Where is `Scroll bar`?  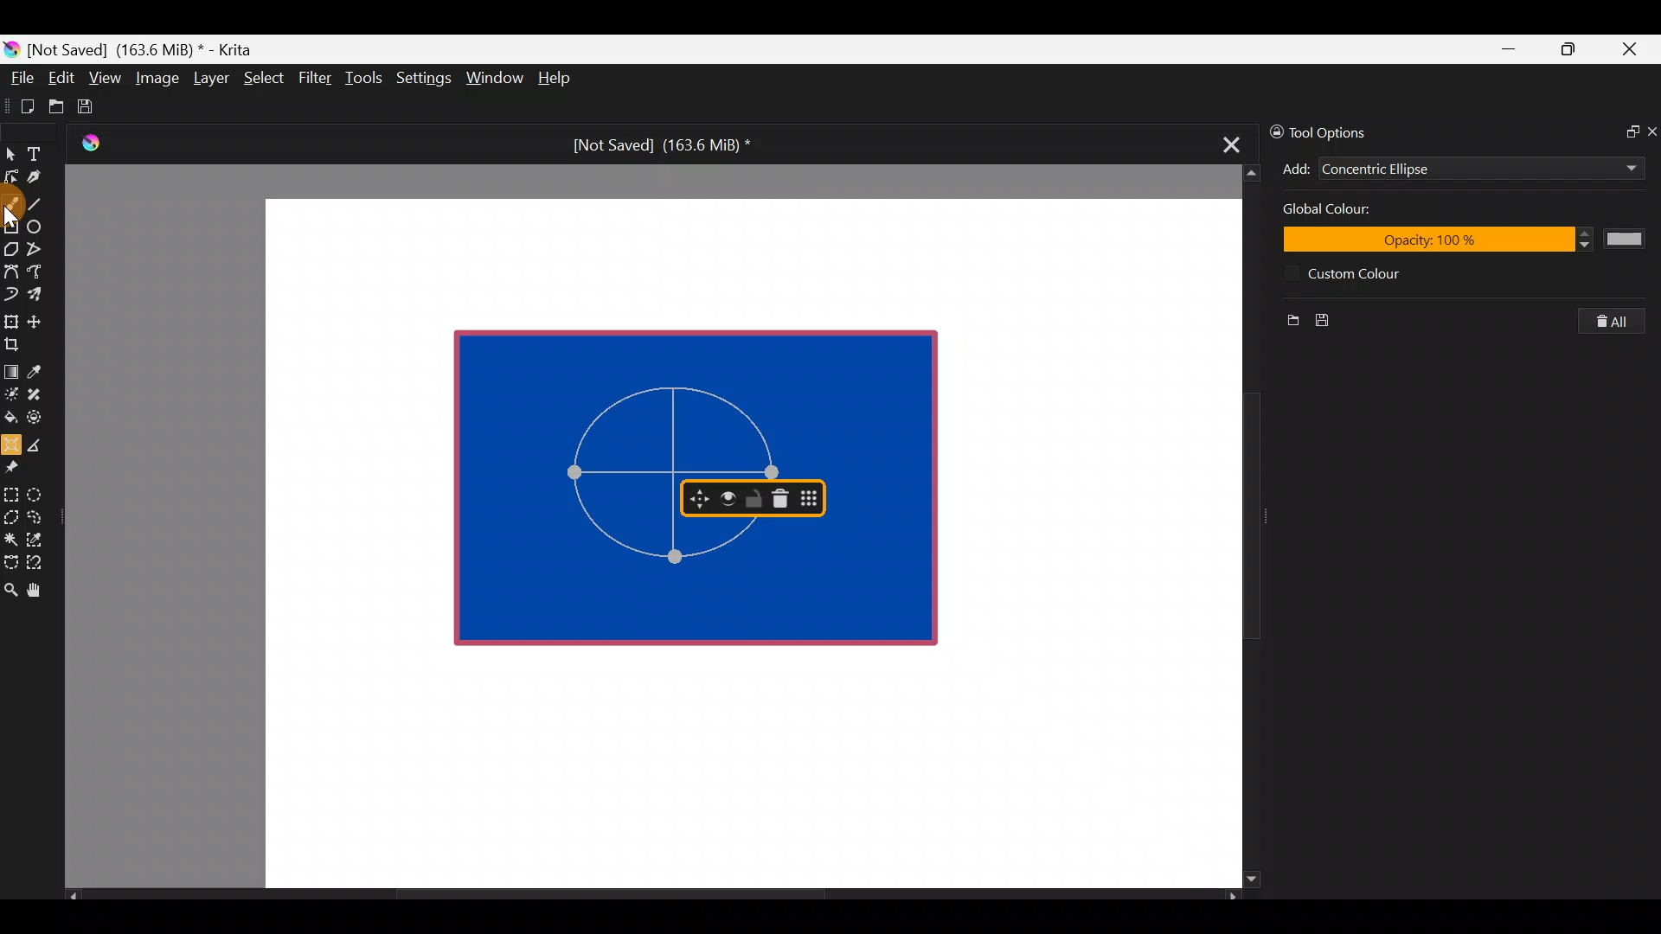
Scroll bar is located at coordinates (1241, 527).